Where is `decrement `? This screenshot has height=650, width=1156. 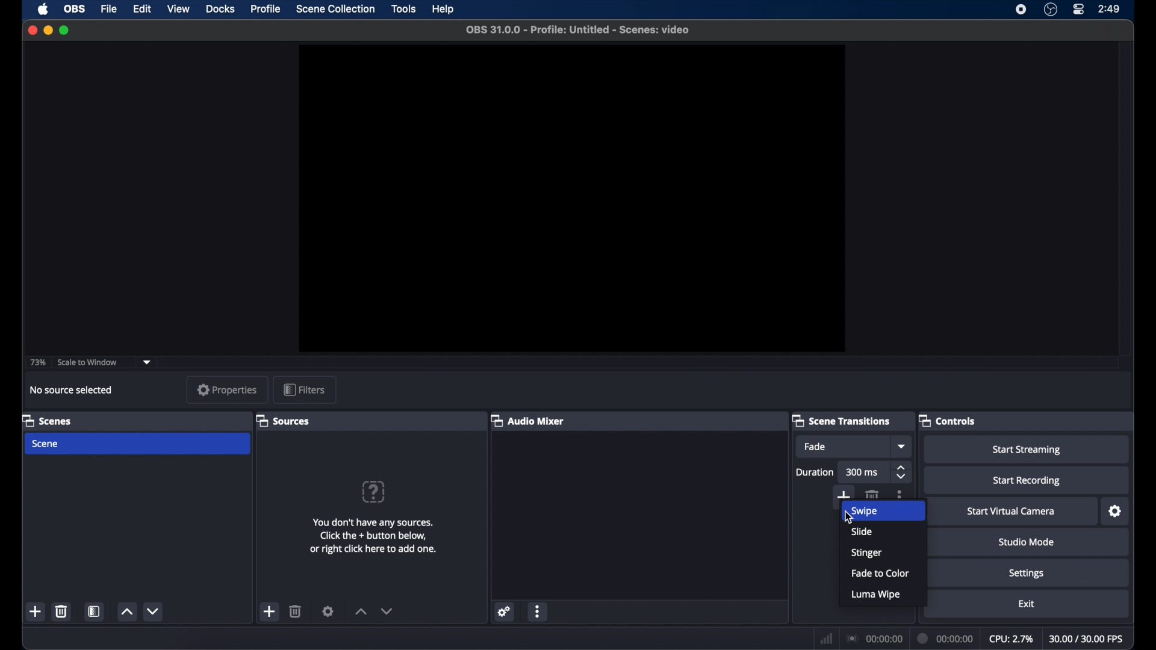 decrement  is located at coordinates (154, 611).